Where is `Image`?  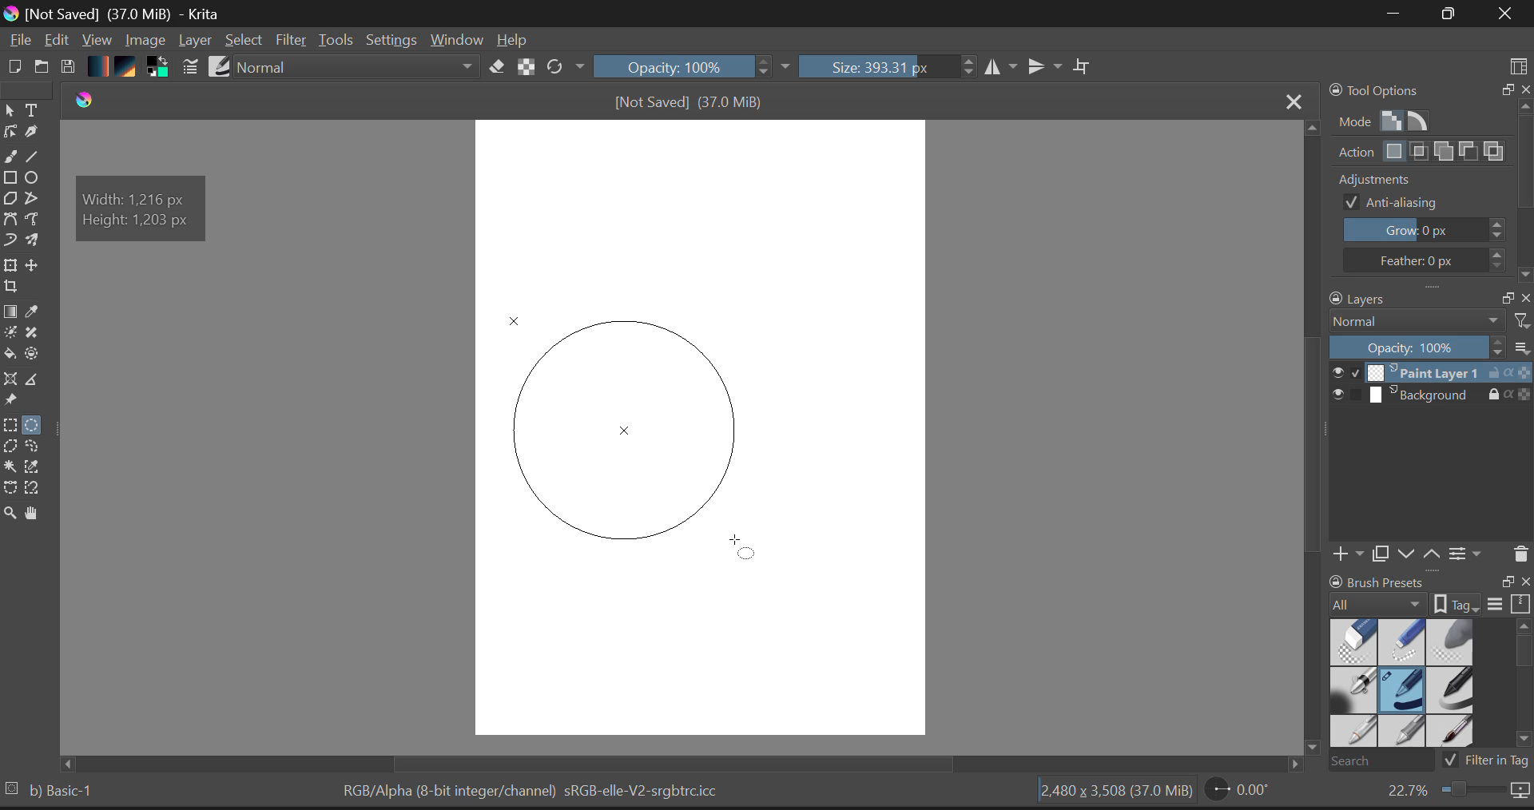 Image is located at coordinates (145, 39).